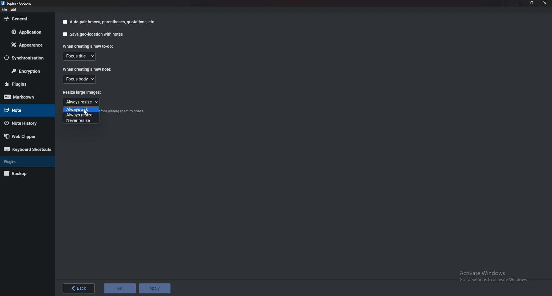  What do you see at coordinates (28, 71) in the screenshot?
I see `Encryption` at bounding box center [28, 71].